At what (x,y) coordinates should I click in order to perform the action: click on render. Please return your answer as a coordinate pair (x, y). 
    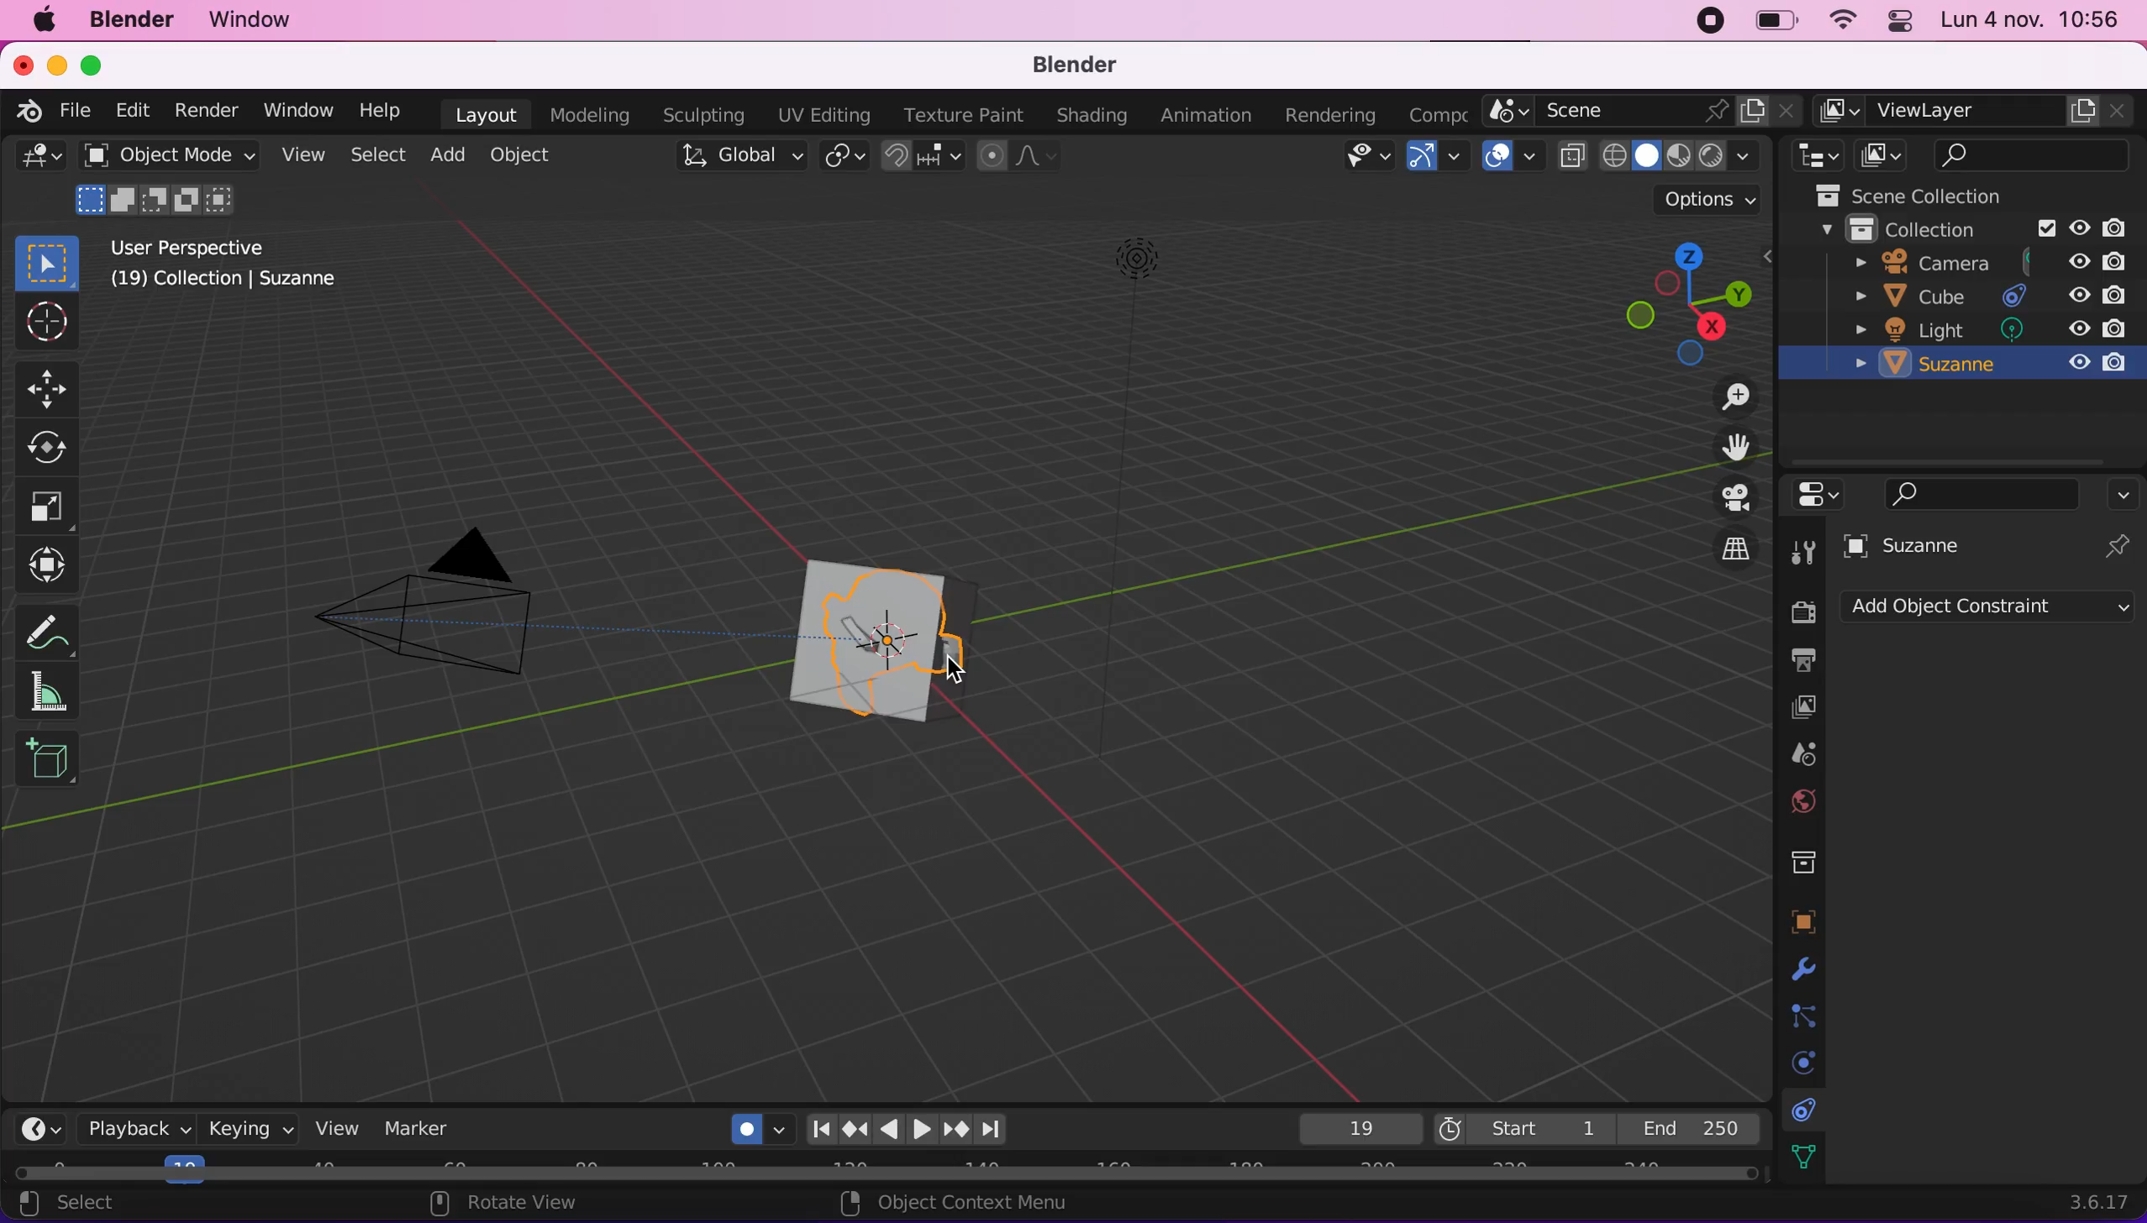
    Looking at the image, I should click on (208, 112).